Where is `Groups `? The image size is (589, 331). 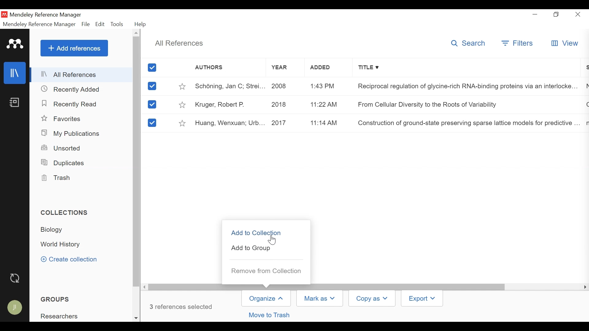
Groups  is located at coordinates (53, 299).